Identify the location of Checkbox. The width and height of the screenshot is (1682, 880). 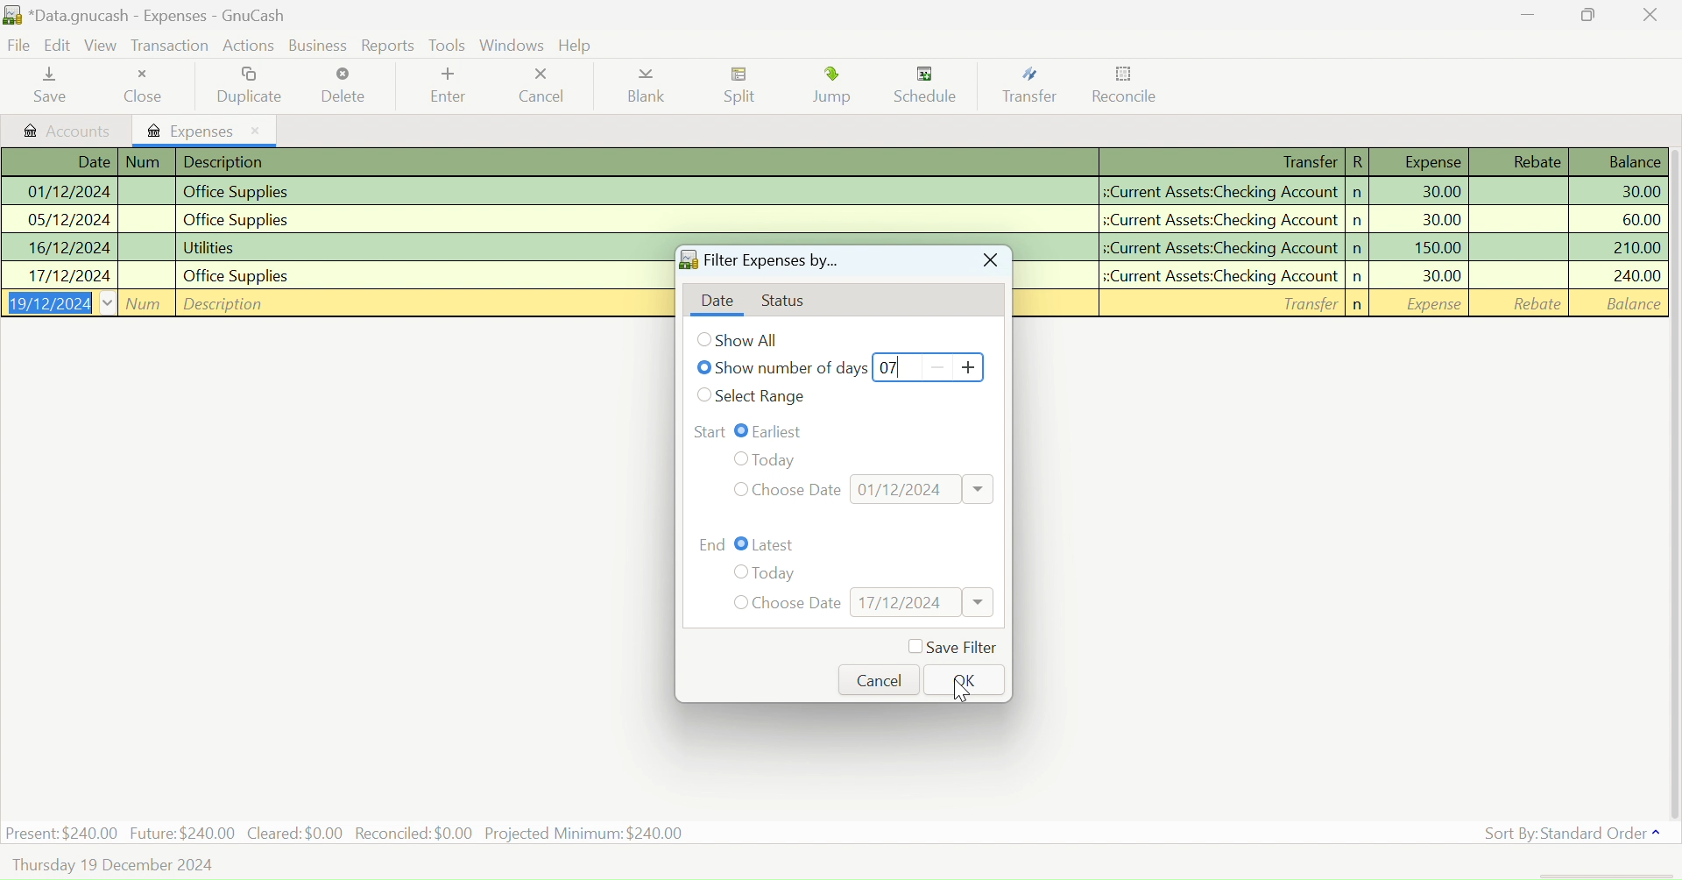
(742, 544).